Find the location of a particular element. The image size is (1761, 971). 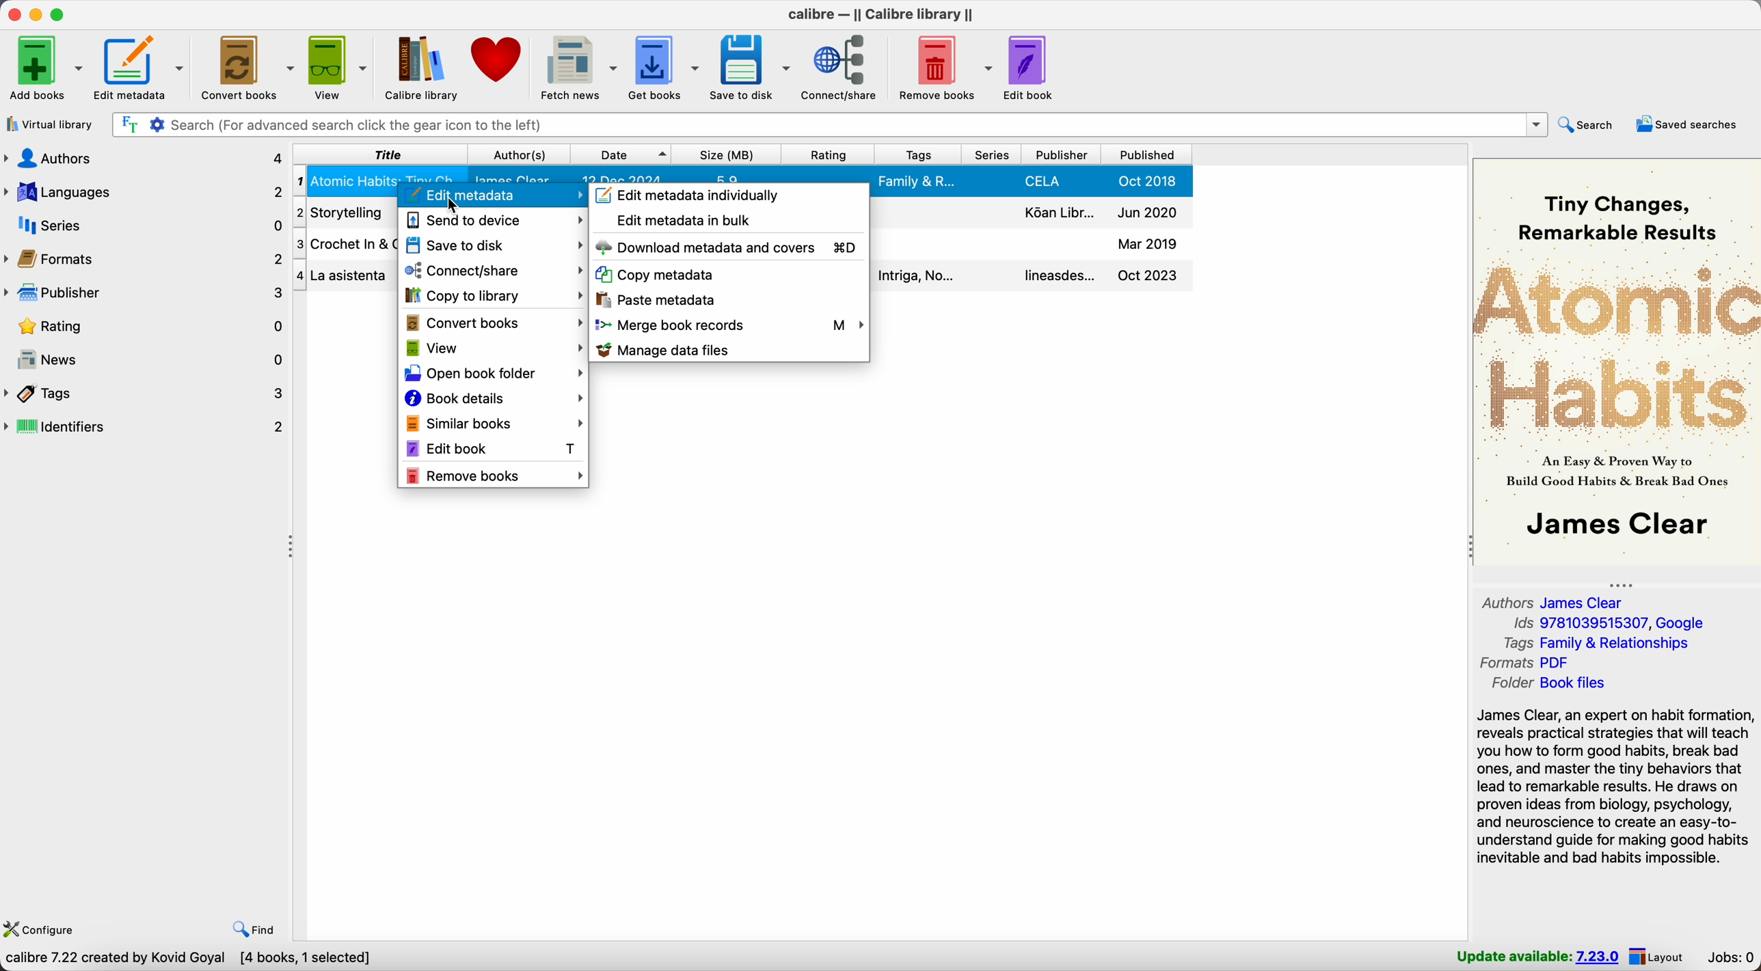

crochet in out book details is located at coordinates (345, 245).